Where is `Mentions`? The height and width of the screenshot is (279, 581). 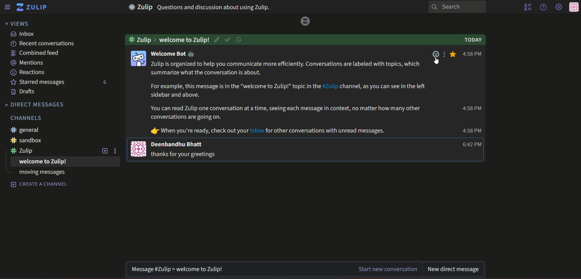 Mentions is located at coordinates (28, 62).